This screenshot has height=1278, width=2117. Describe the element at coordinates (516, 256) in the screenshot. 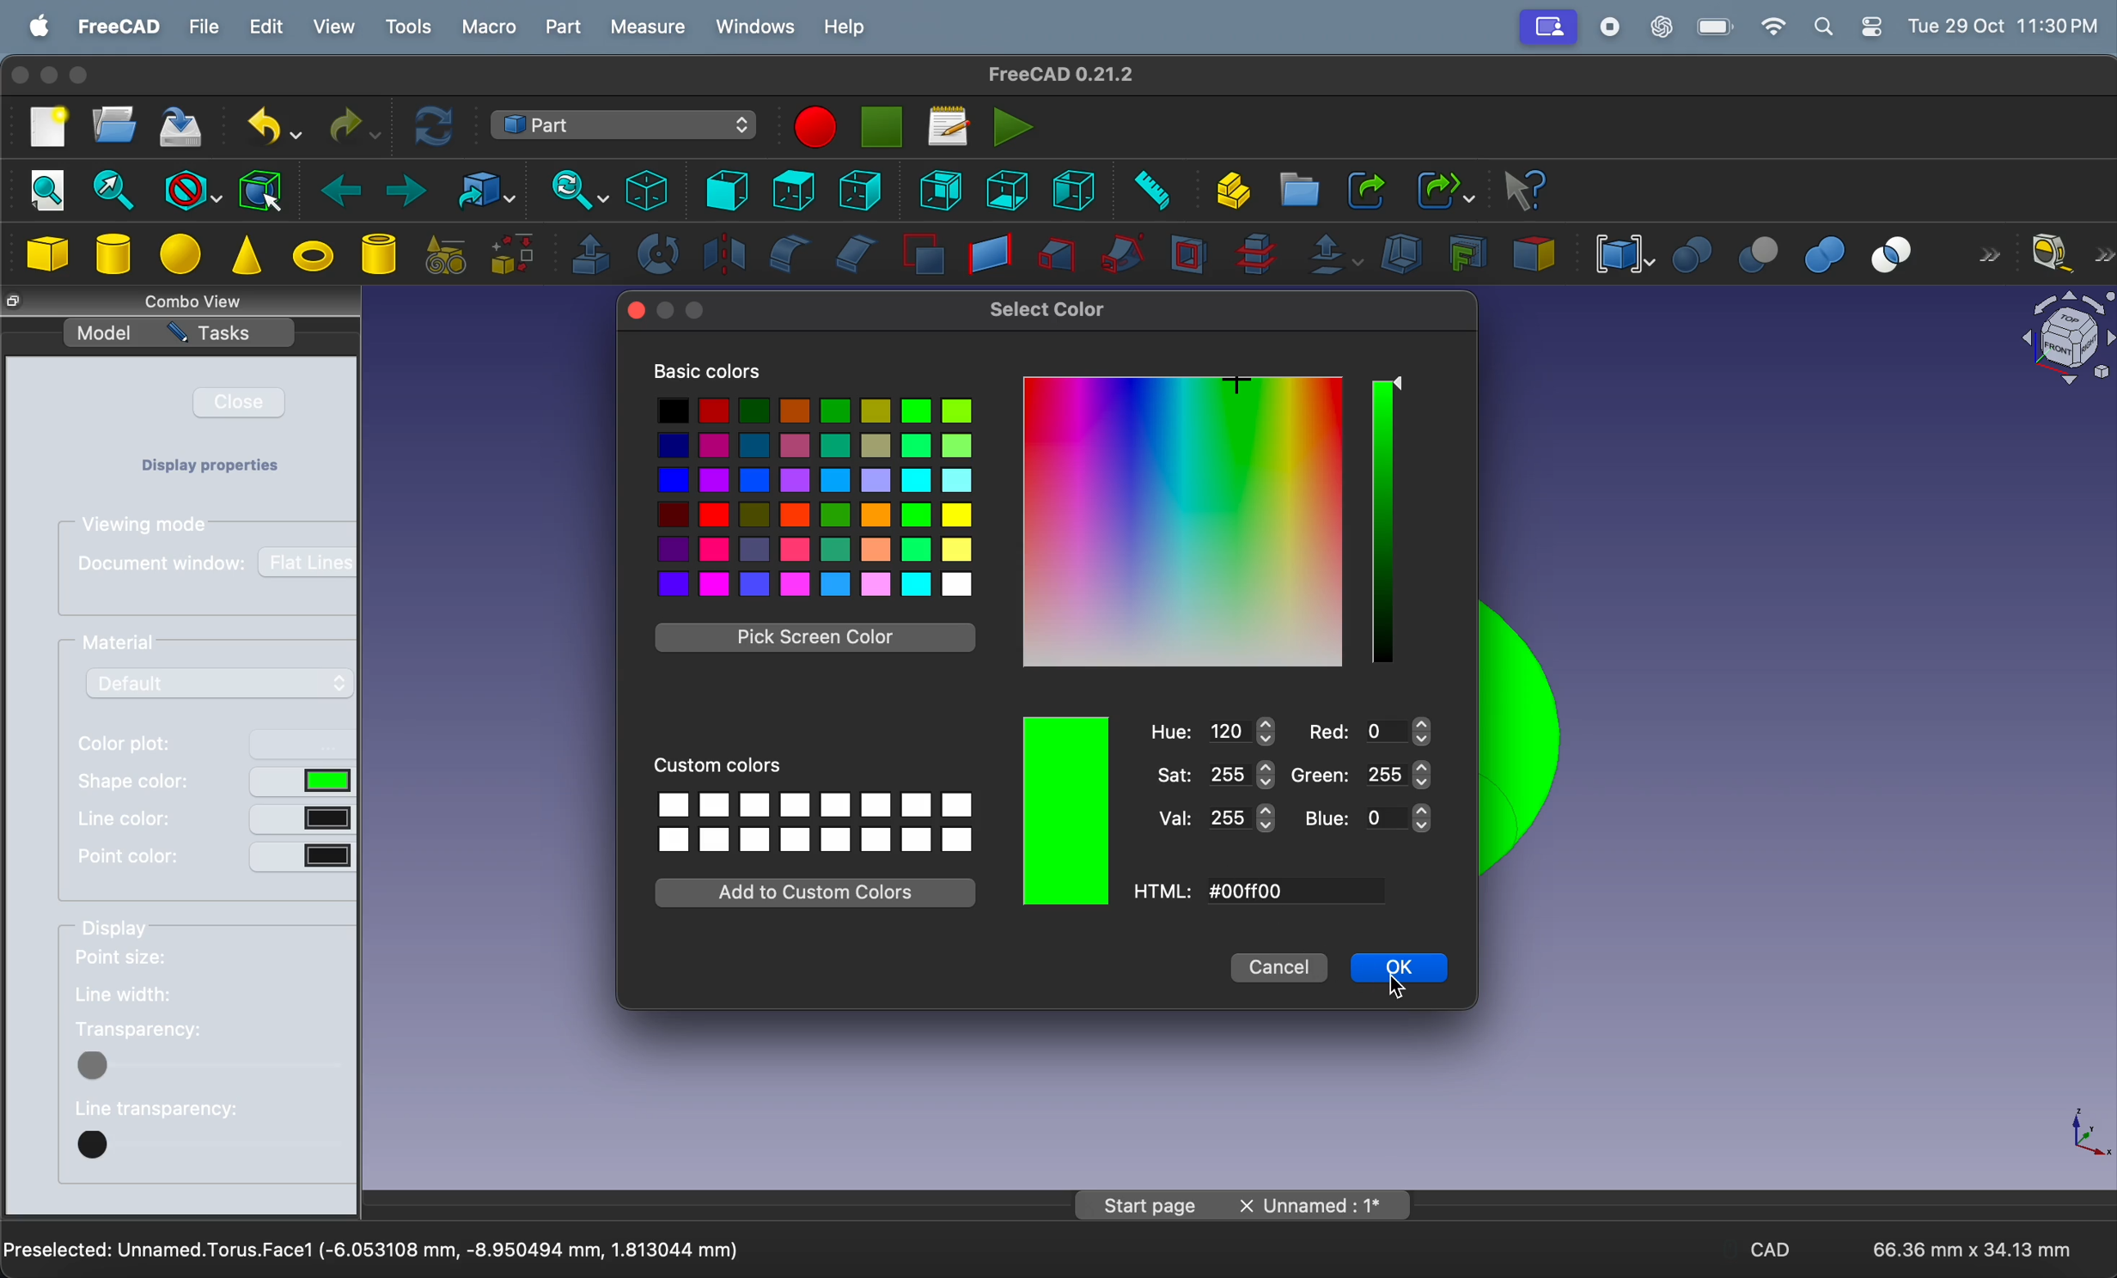

I see `shape builder` at that location.